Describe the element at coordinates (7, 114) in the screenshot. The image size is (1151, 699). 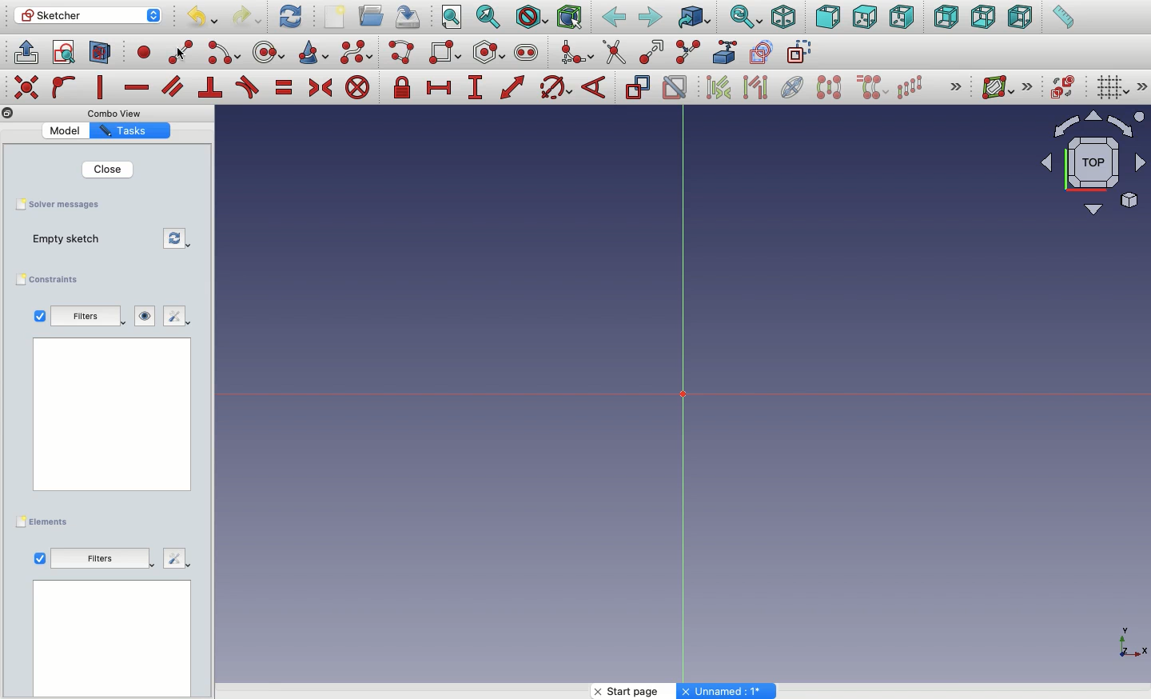
I see `` at that location.